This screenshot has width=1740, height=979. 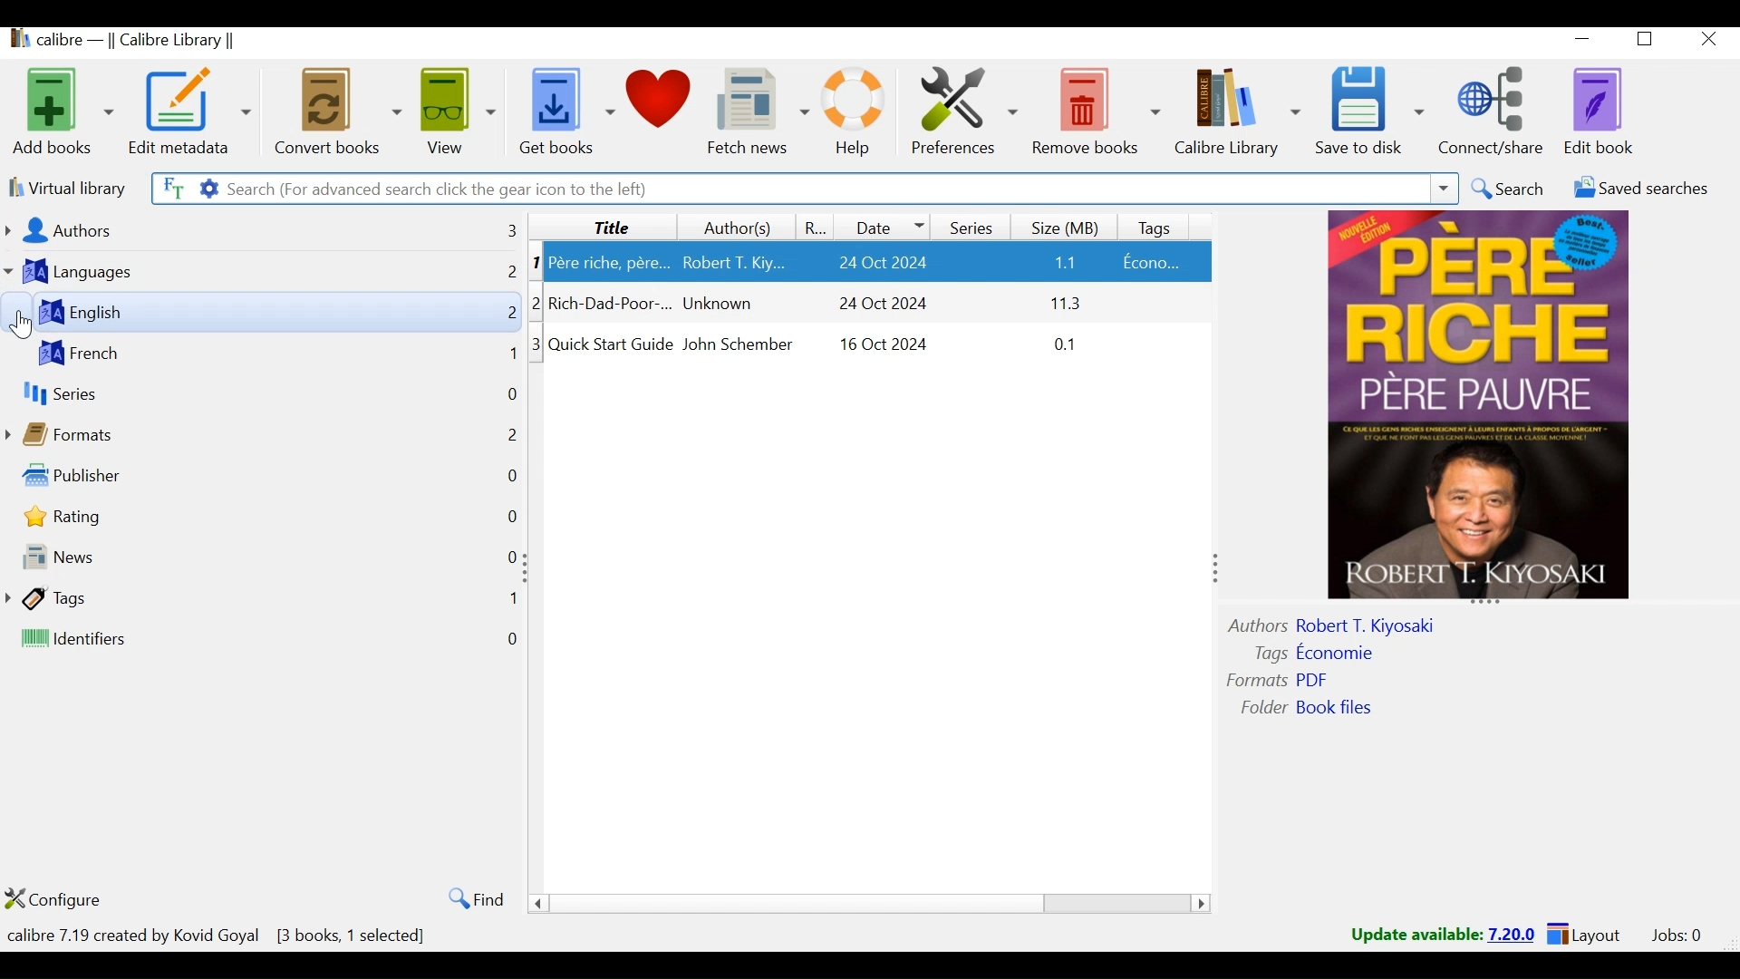 I want to click on configure, so click(x=72, y=899).